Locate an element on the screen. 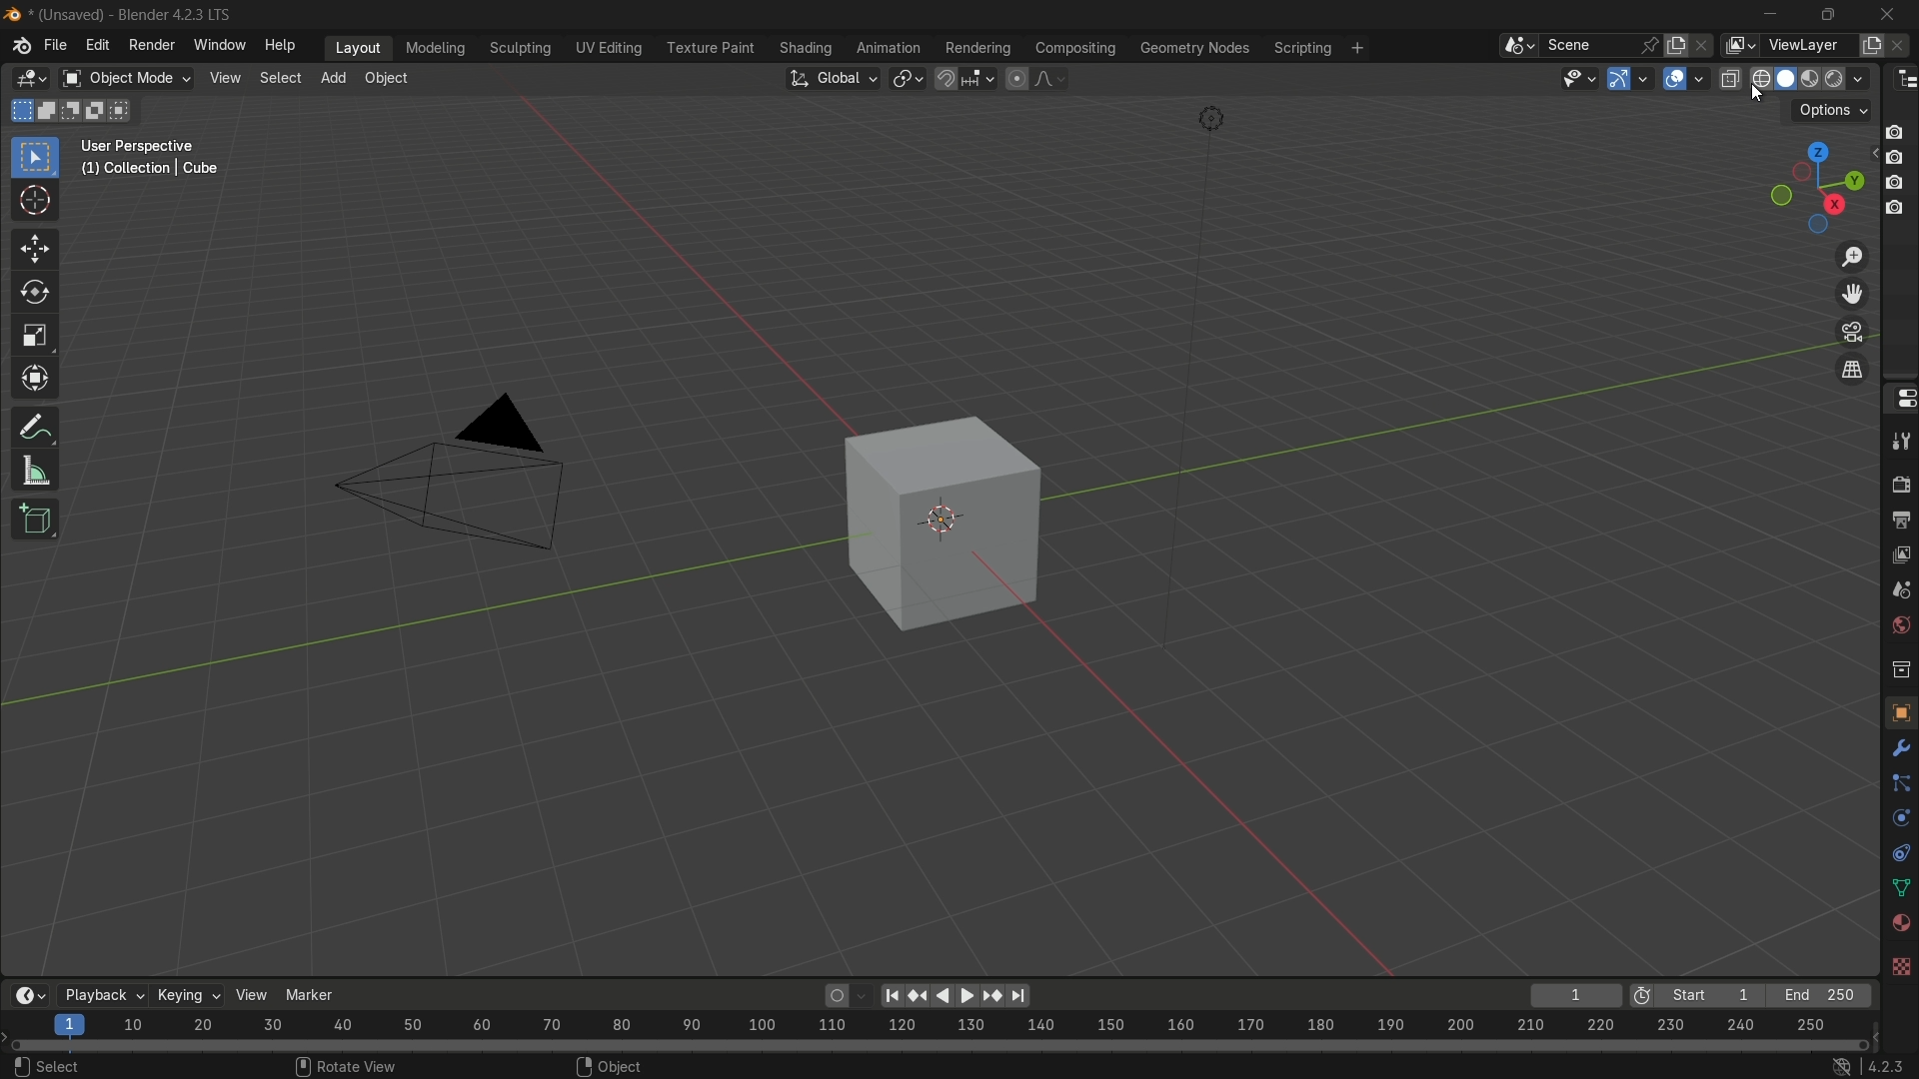 This screenshot has width=1919, height=1079. previous endpoint is located at coordinates (891, 997).